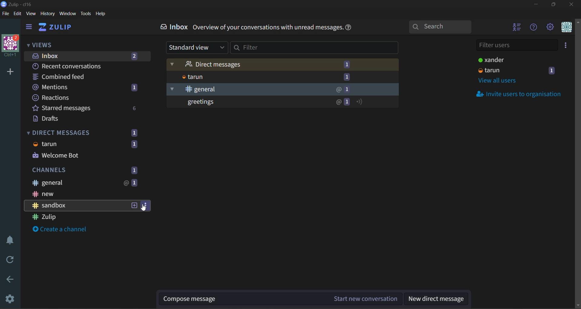 The image size is (581, 309). I want to click on options, so click(145, 204).